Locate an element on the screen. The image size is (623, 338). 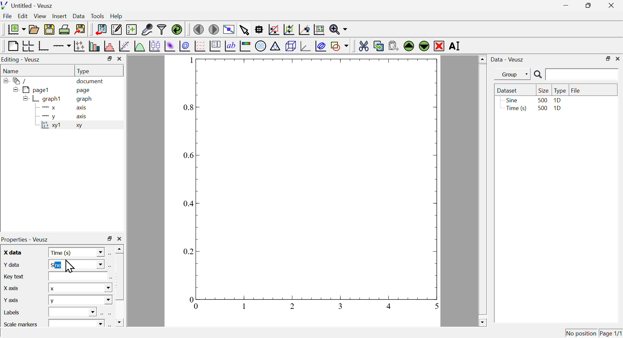
0.8 is located at coordinates (189, 108).